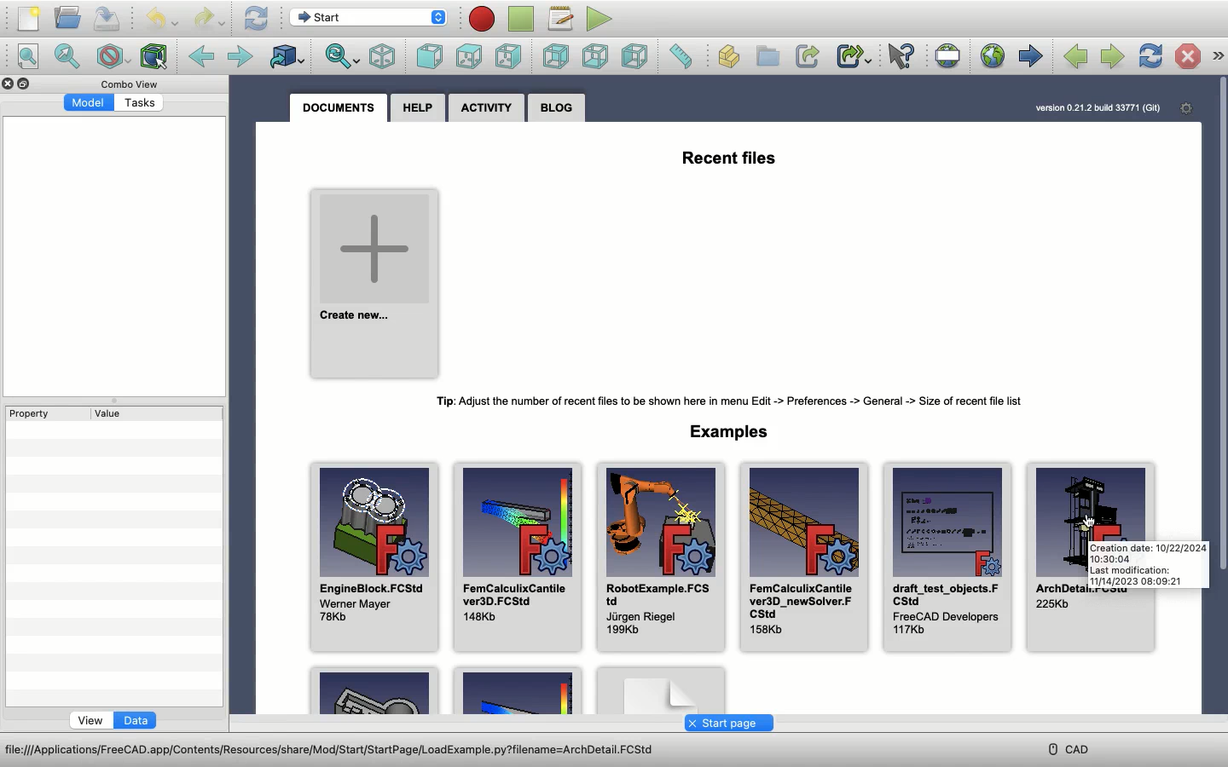 Image resolution: width=1228 pixels, height=767 pixels. Describe the element at coordinates (593, 57) in the screenshot. I see `Bottom` at that location.